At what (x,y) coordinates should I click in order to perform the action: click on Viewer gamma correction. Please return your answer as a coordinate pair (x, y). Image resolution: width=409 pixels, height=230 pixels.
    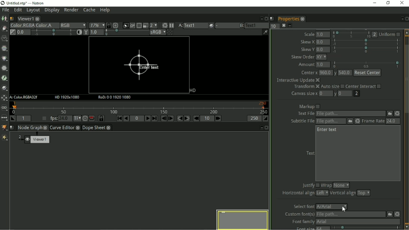
    Looking at the image, I should click on (85, 33).